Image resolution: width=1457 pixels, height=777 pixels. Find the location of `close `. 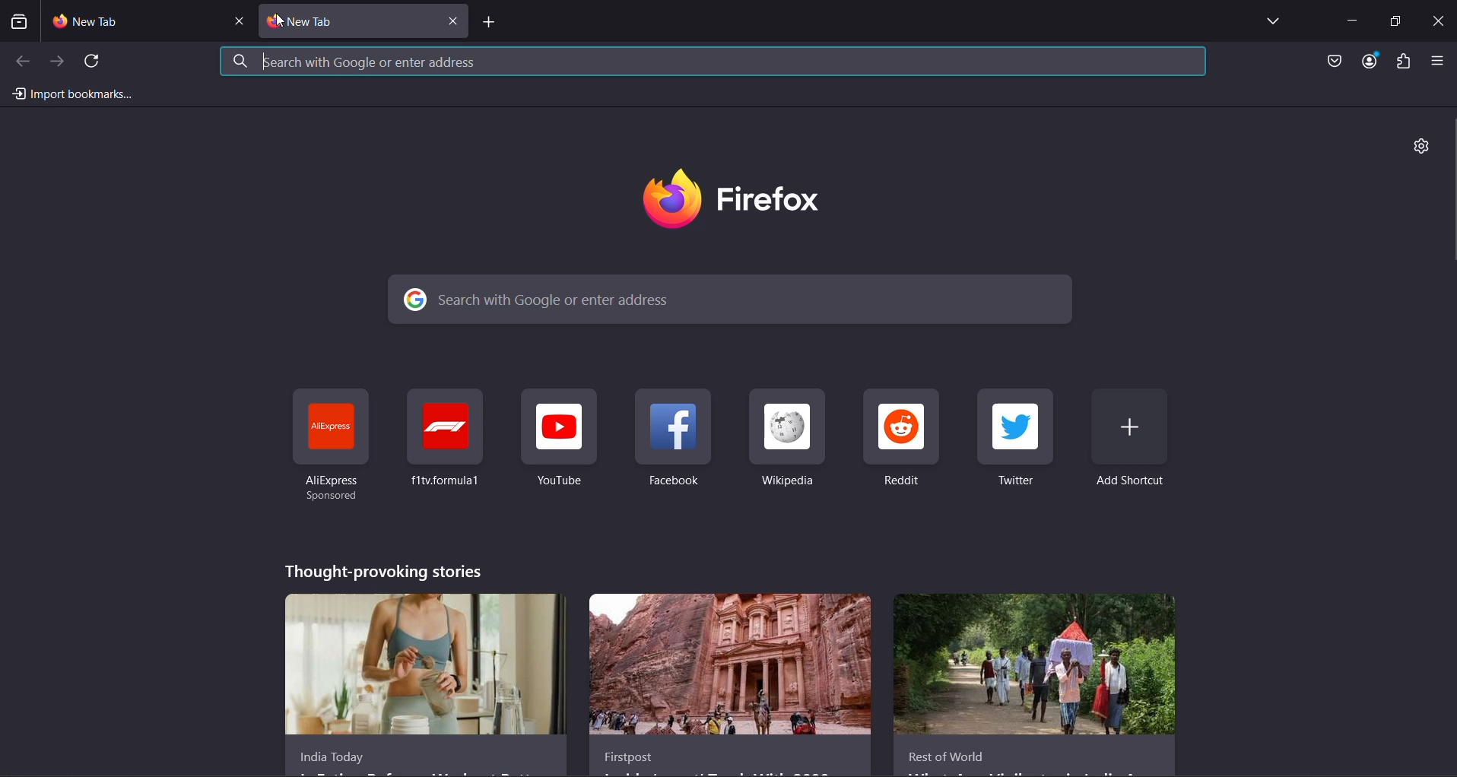

close  is located at coordinates (1440, 22).